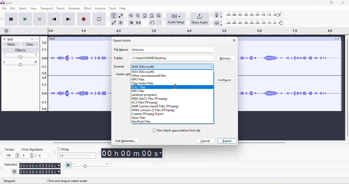  I want to click on close, so click(234, 41).